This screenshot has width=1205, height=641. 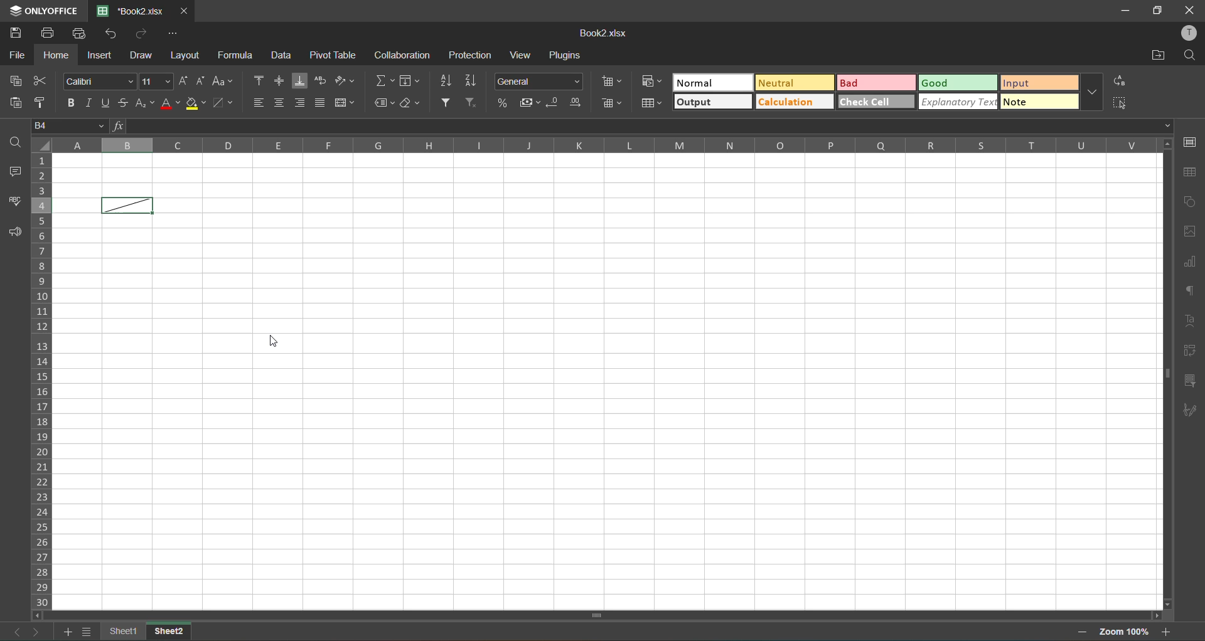 I want to click on book2.xlsx, so click(x=135, y=11).